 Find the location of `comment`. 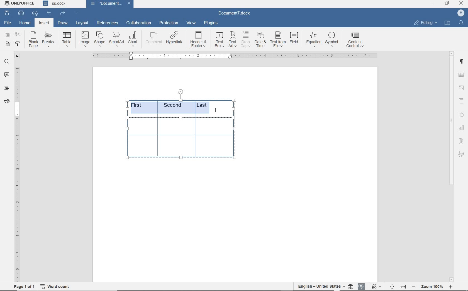

comment is located at coordinates (153, 39).